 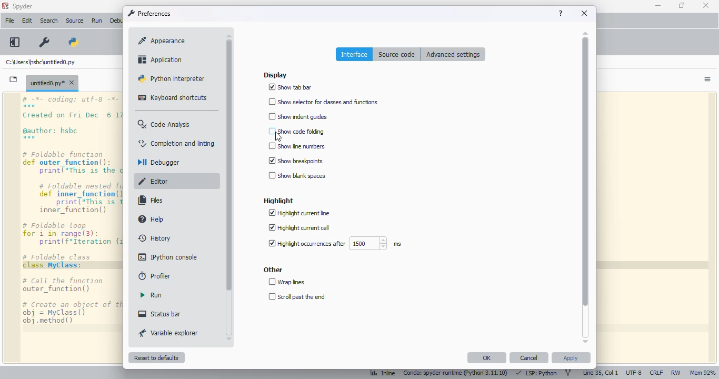 I want to click on wrap lines, so click(x=287, y=282).